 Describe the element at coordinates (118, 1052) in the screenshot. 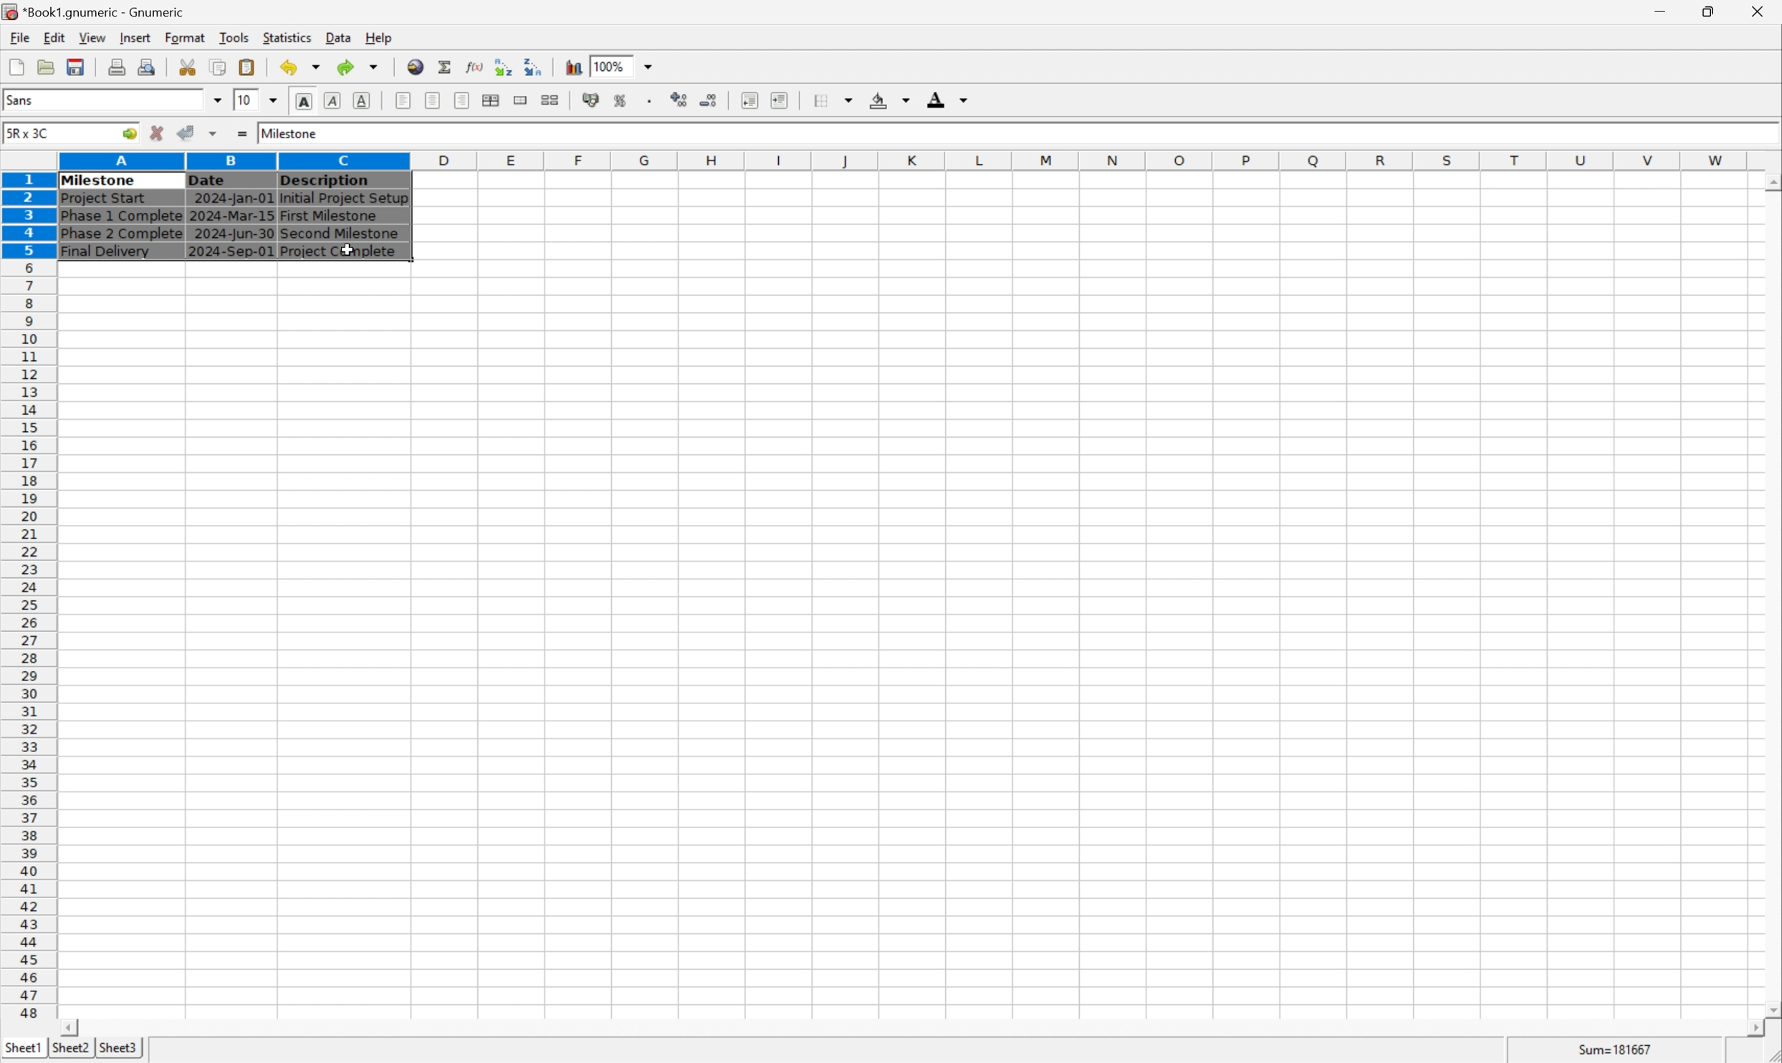

I see `sheet3` at that location.